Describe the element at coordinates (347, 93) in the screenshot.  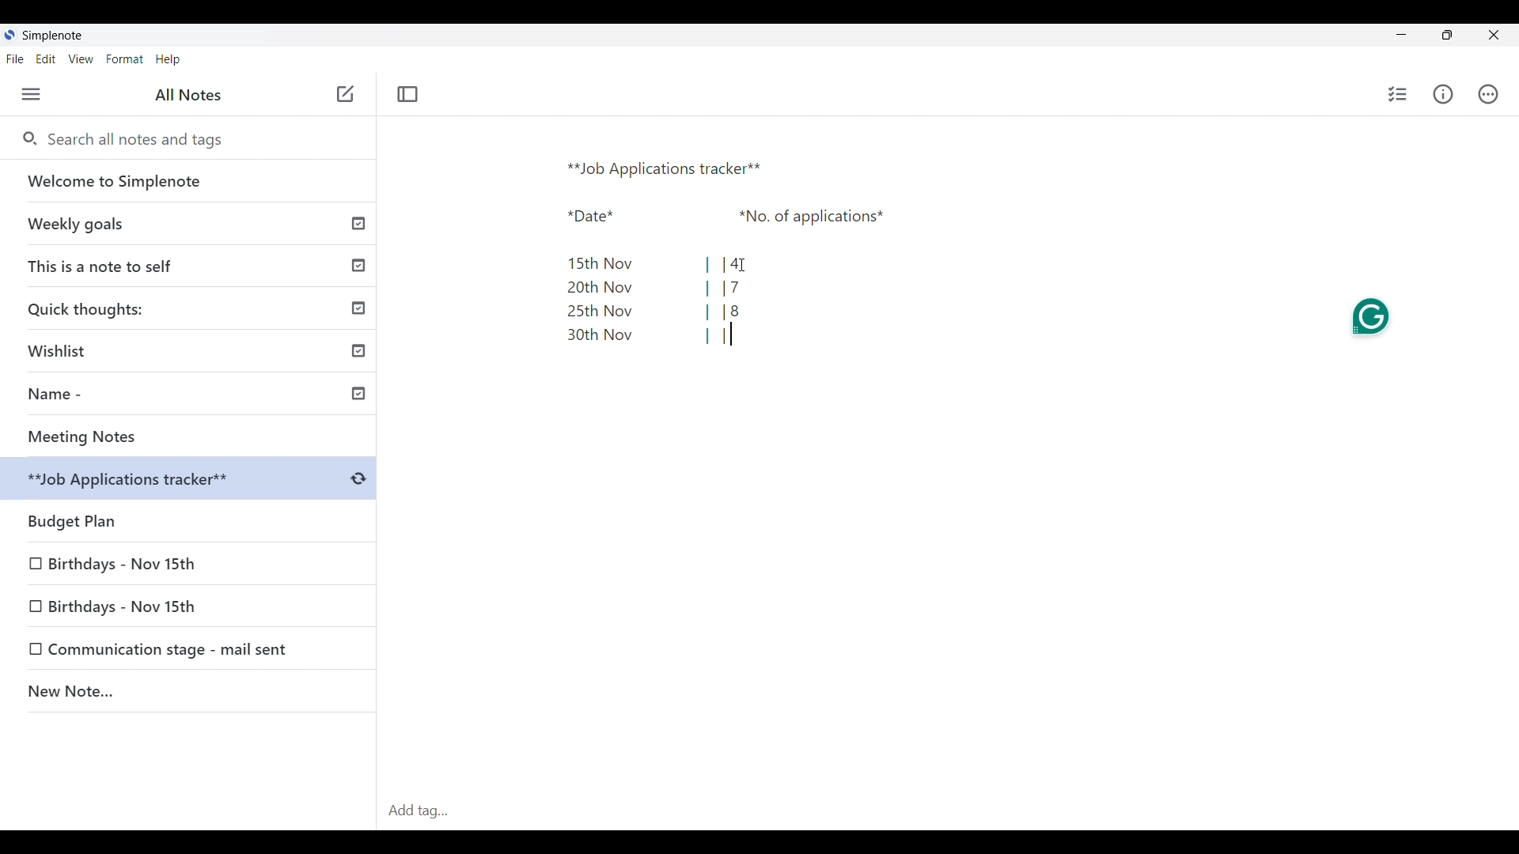
I see `Click to add note` at that location.